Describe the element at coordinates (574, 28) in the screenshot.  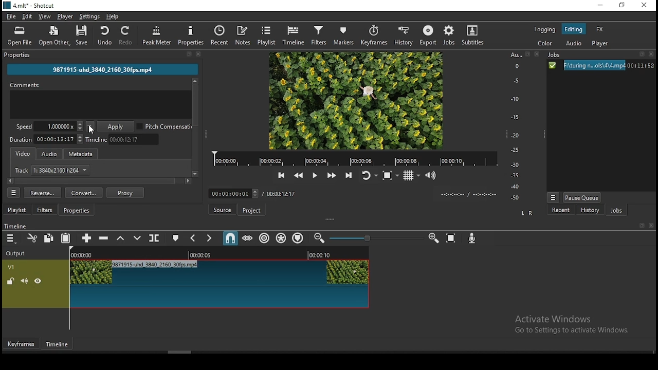
I see `editing` at that location.